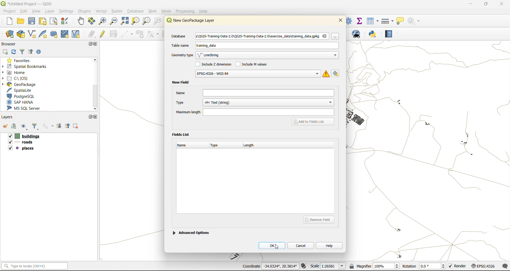 Image resolution: width=510 pixels, height=271 pixels. What do you see at coordinates (21, 149) in the screenshot?
I see `places` at bounding box center [21, 149].